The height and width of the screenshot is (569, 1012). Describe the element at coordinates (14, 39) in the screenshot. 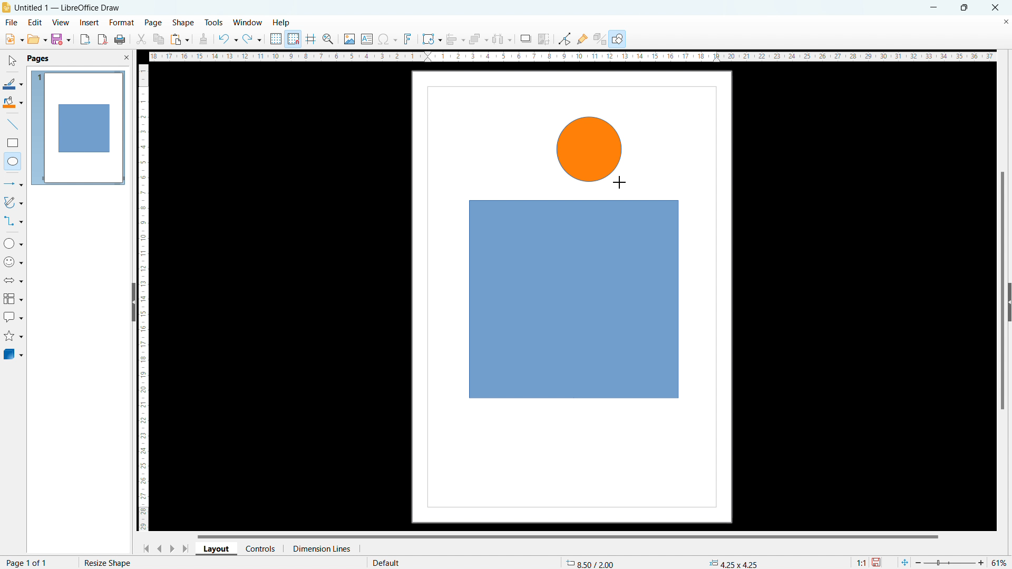

I see `new` at that location.